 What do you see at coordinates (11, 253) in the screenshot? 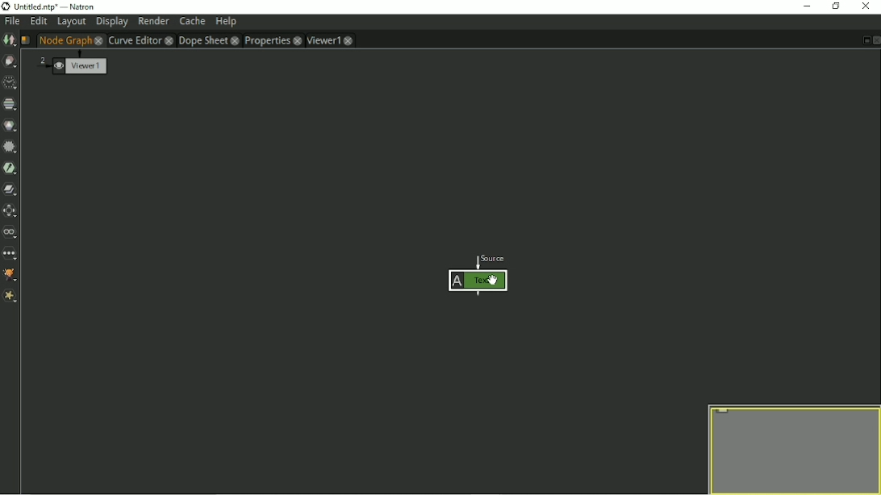
I see `Other` at bounding box center [11, 253].